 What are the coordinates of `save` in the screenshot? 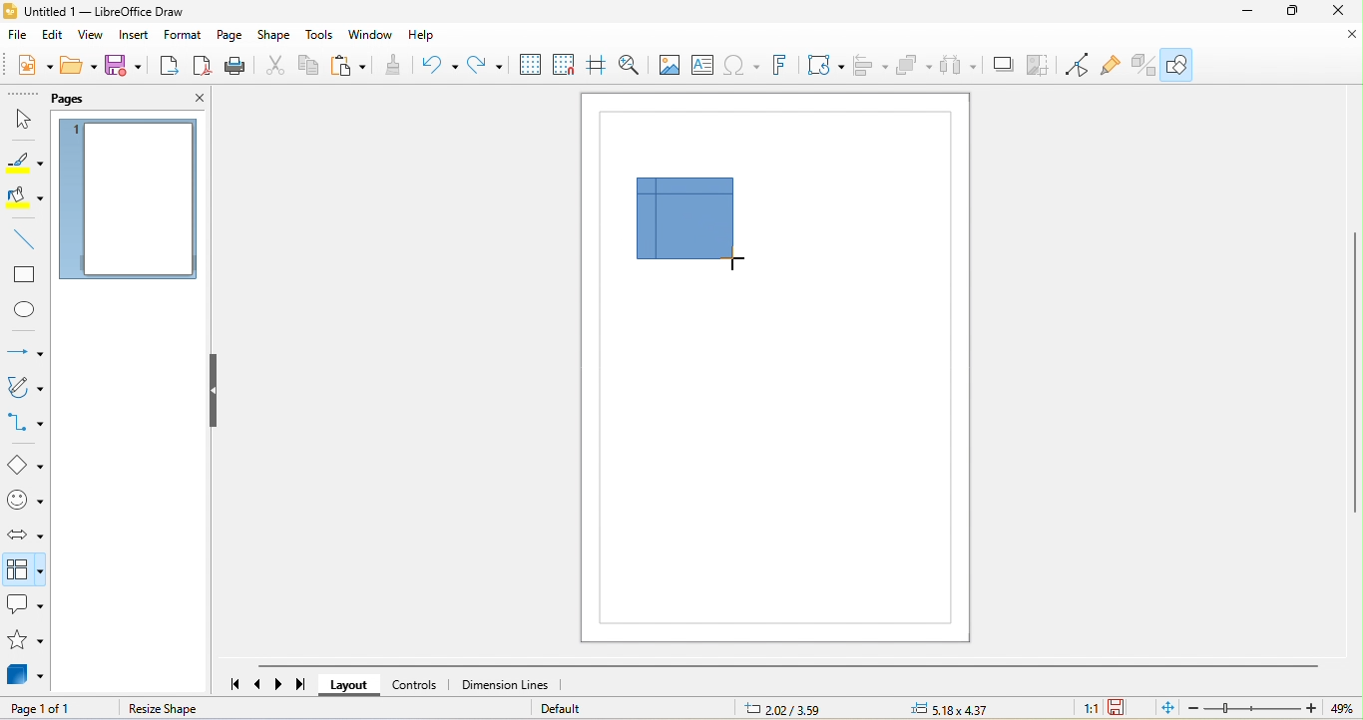 It's located at (126, 67).